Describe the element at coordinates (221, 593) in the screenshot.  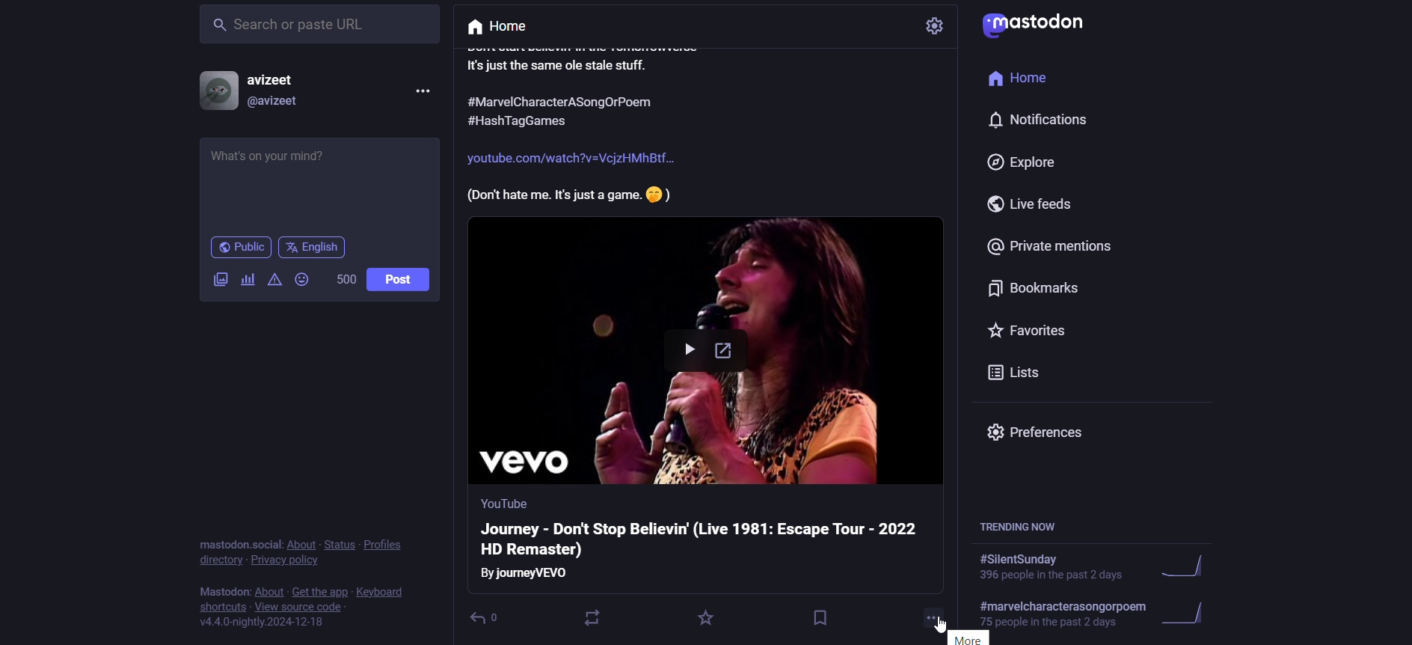
I see `text` at that location.